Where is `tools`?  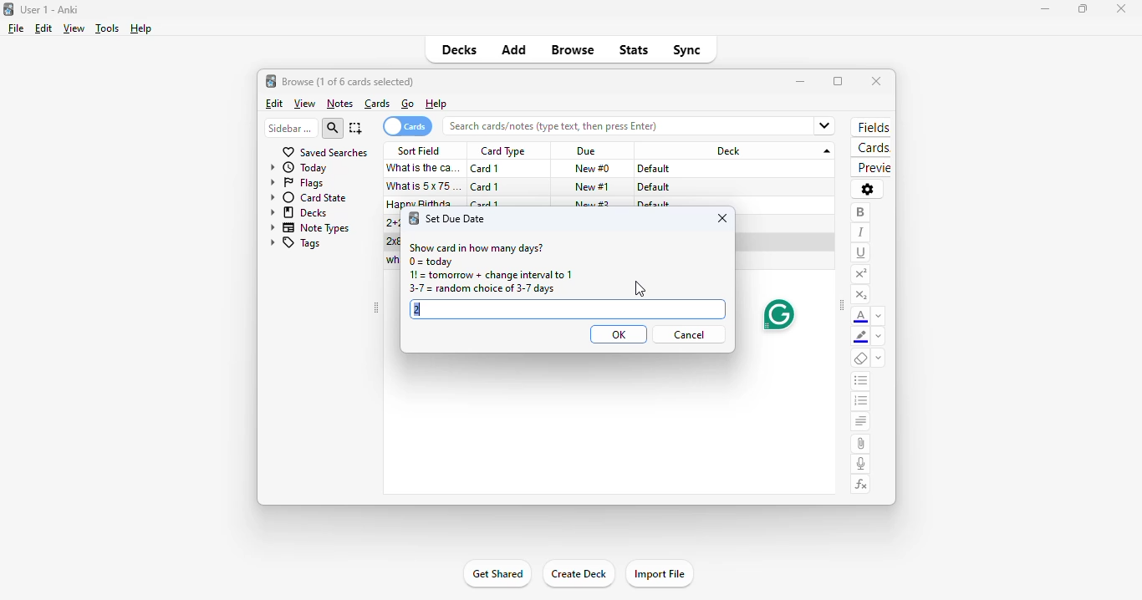
tools is located at coordinates (106, 29).